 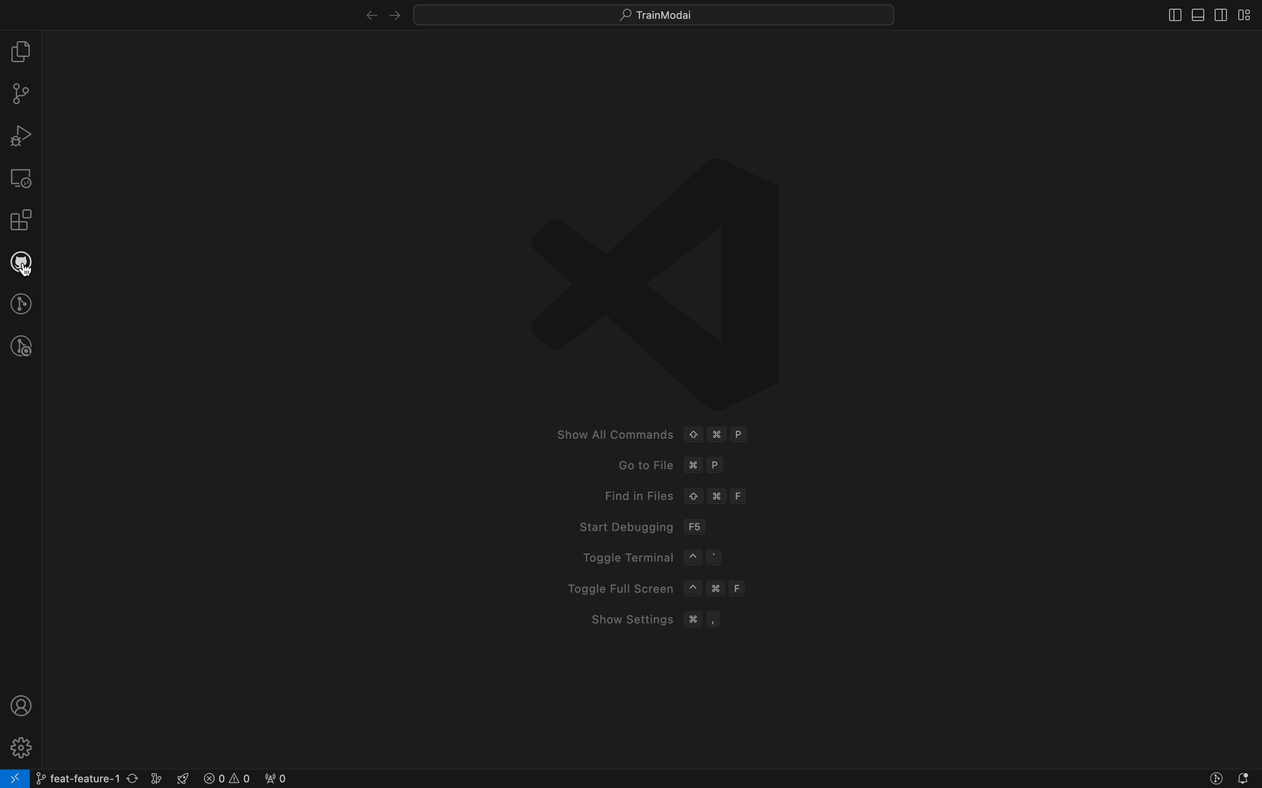 I want to click on git lens, so click(x=22, y=303).